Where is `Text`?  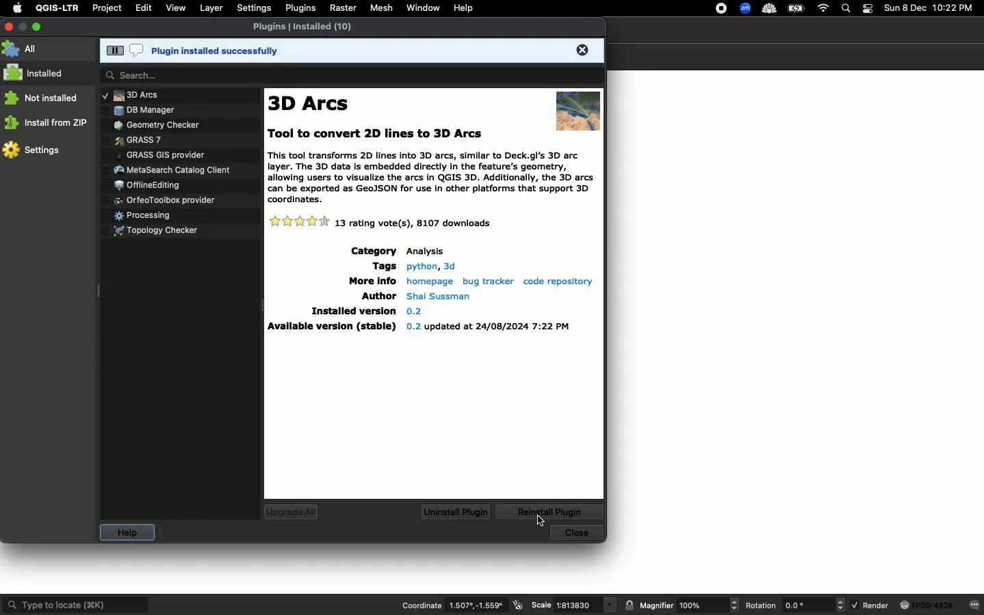 Text is located at coordinates (428, 180).